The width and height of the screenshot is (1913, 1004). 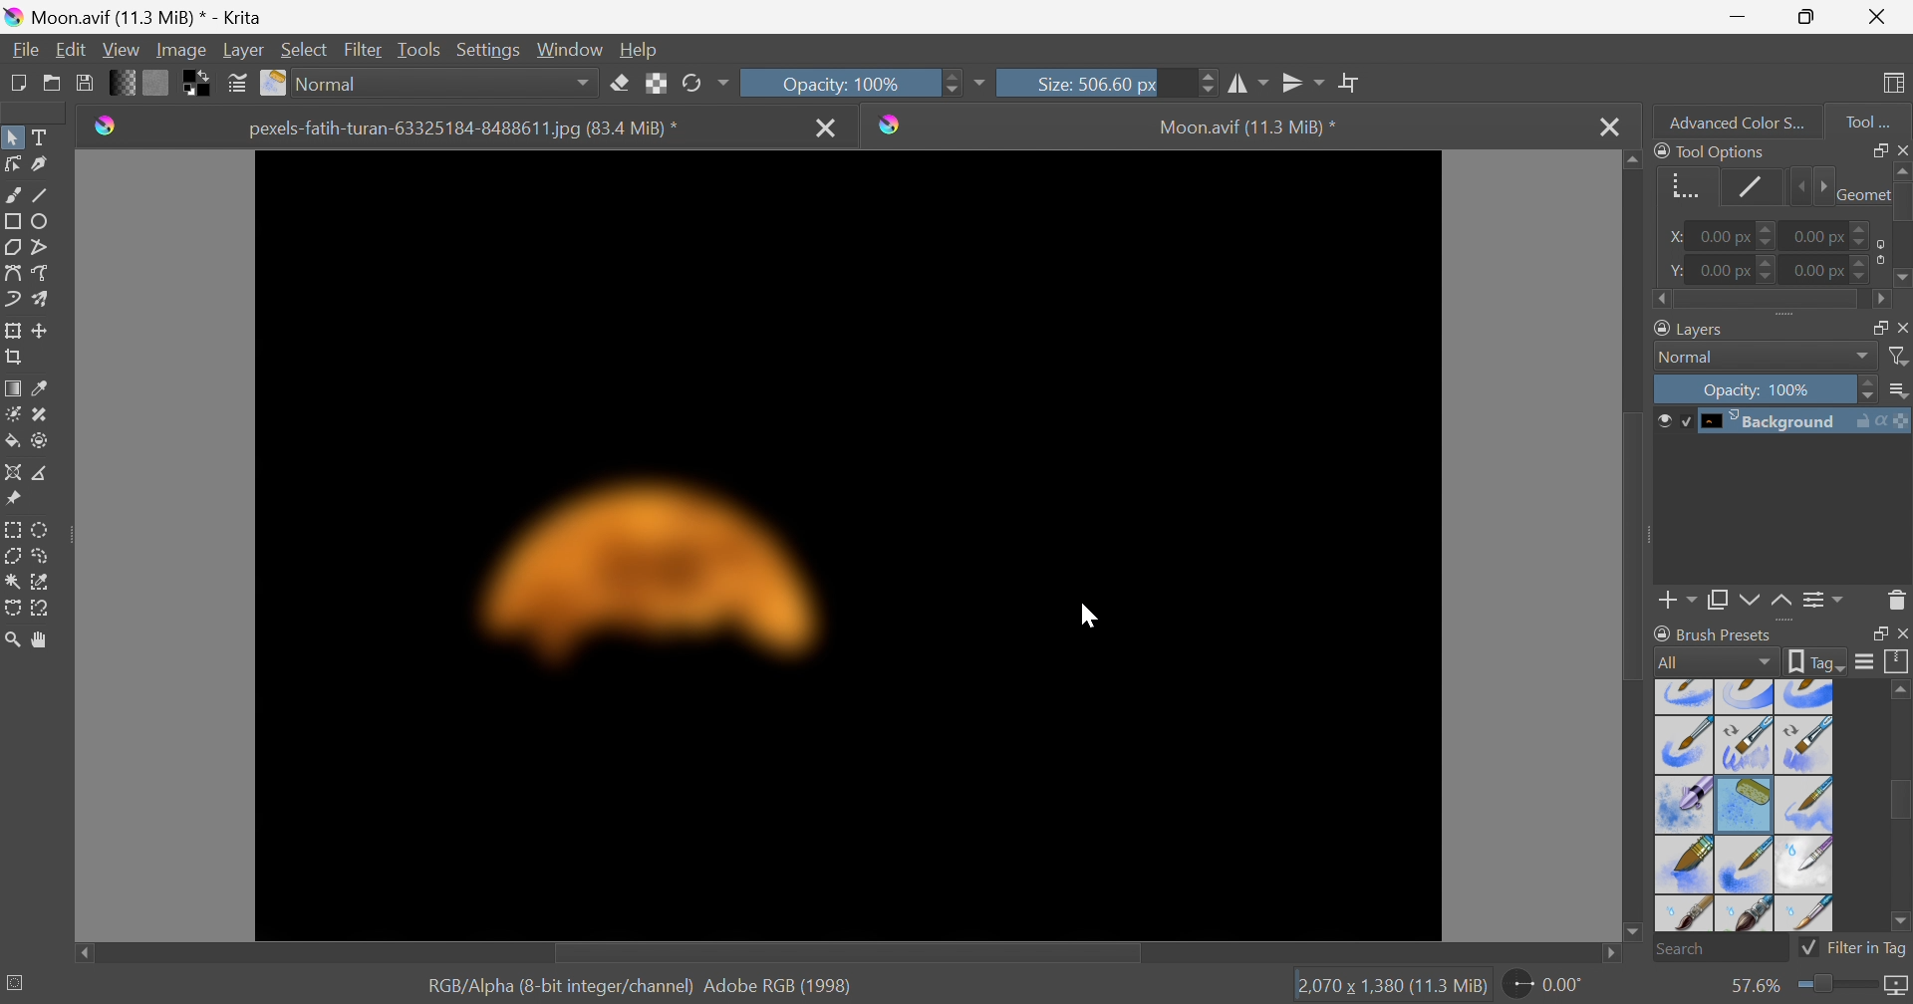 What do you see at coordinates (12, 273) in the screenshot?
I see `Bezier curve tool` at bounding box center [12, 273].